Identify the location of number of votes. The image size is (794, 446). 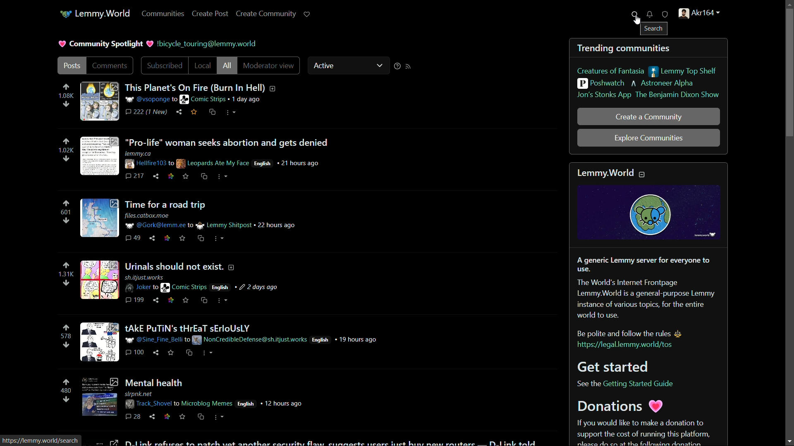
(67, 391).